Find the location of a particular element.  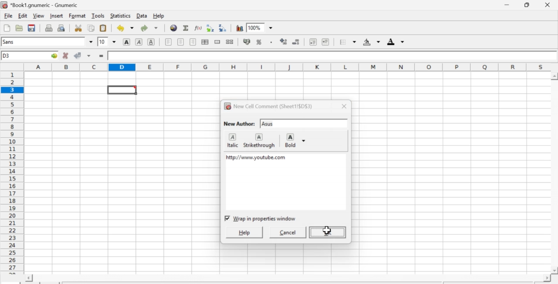

View is located at coordinates (38, 15).